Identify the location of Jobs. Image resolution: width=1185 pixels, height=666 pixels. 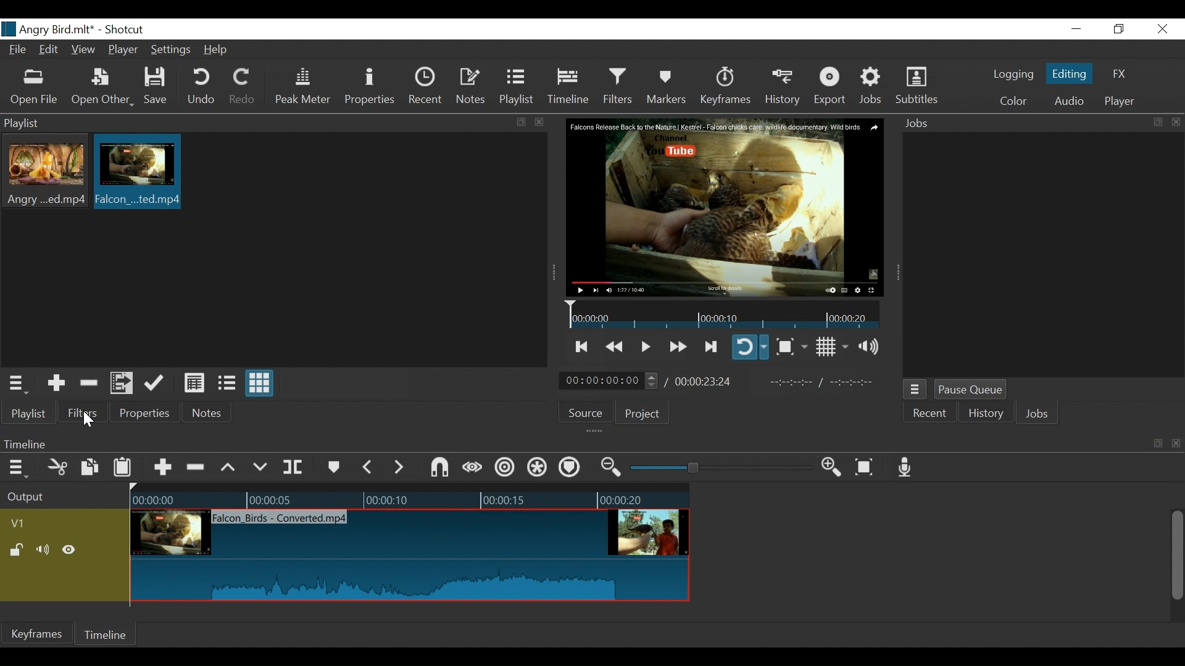
(921, 124).